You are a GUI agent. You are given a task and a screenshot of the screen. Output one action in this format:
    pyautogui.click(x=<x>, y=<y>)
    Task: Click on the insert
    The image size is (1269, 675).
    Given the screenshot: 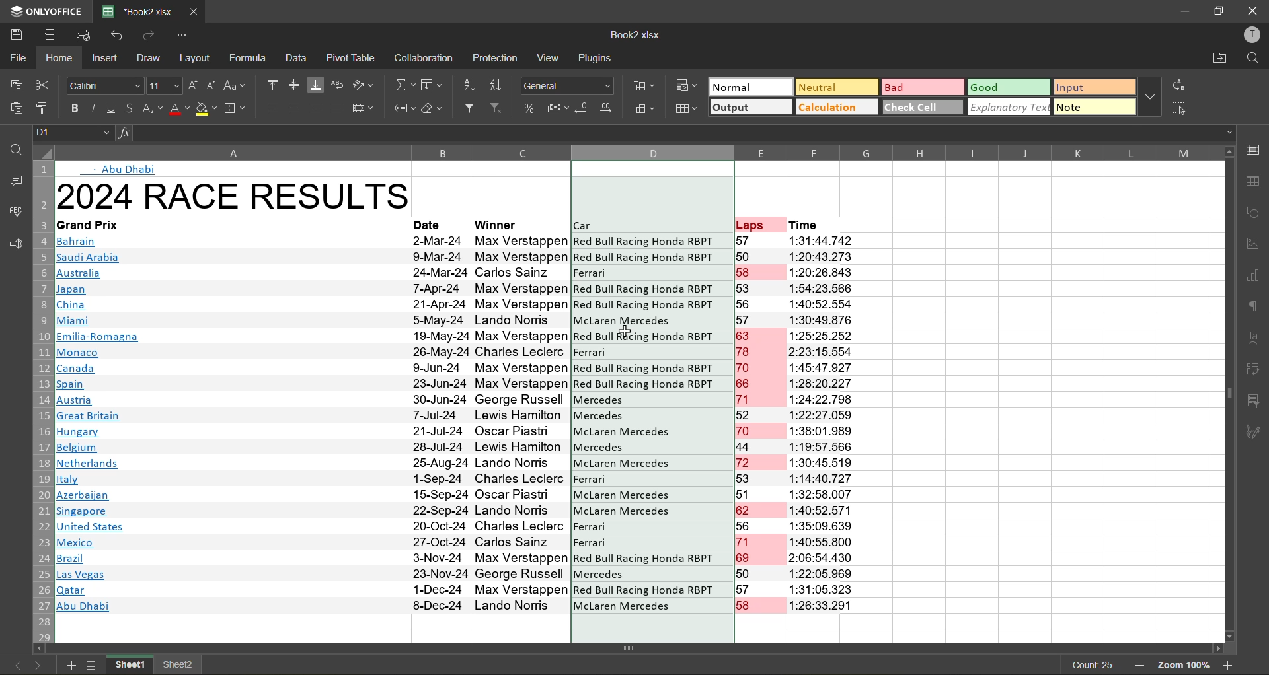 What is the action you would take?
    pyautogui.click(x=107, y=59)
    